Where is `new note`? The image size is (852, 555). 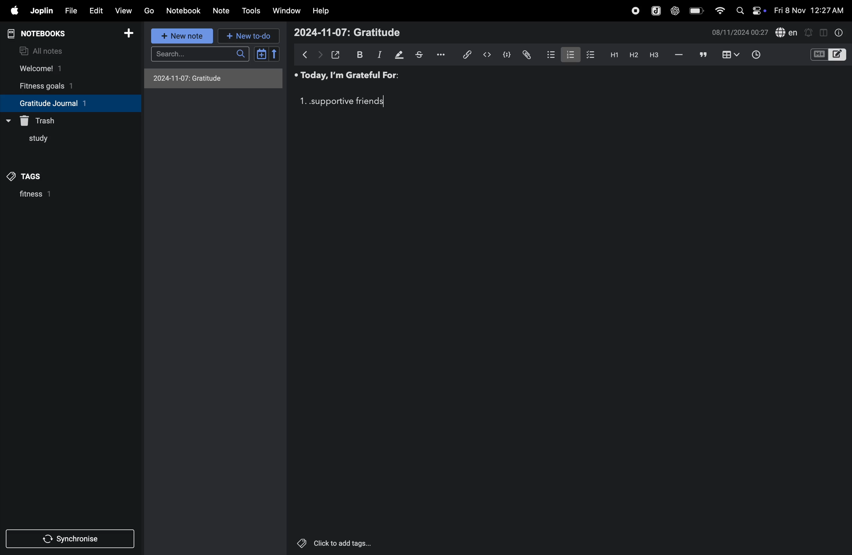 new note is located at coordinates (183, 37).